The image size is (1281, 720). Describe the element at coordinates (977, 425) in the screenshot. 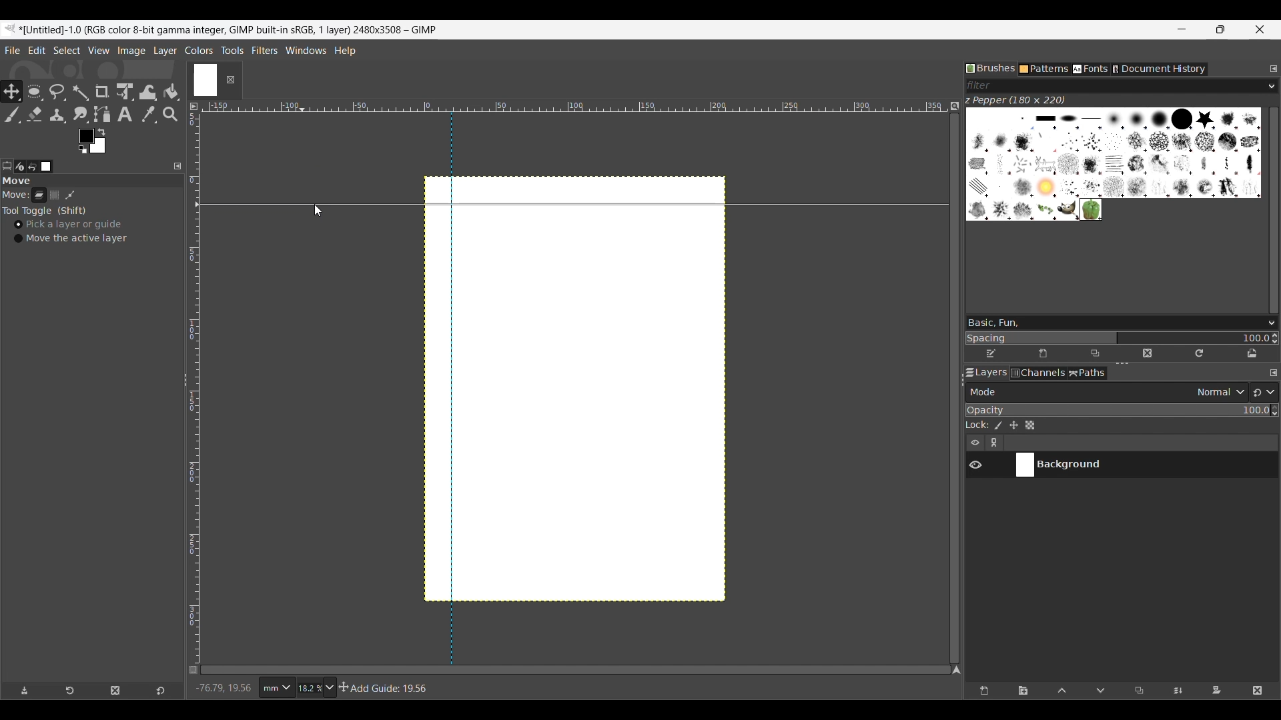

I see `Indicates lock settings` at that location.